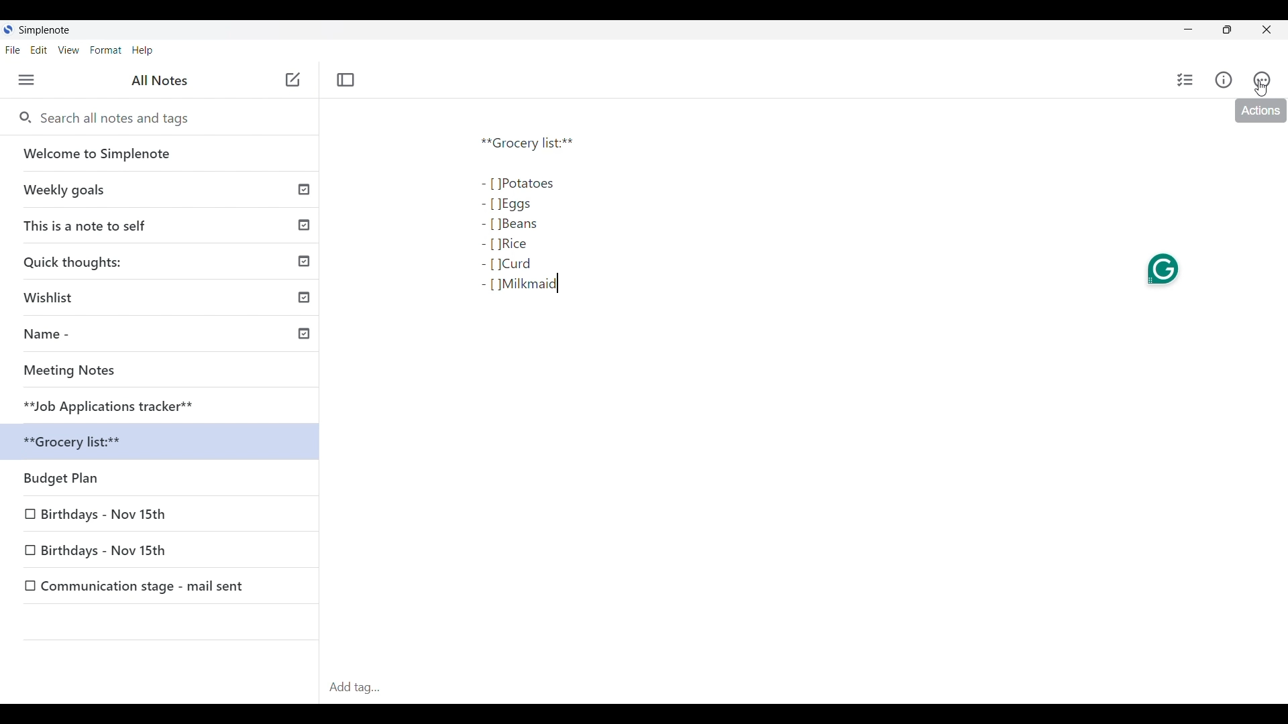 The width and height of the screenshot is (1288, 724). I want to click on Format, so click(106, 50).